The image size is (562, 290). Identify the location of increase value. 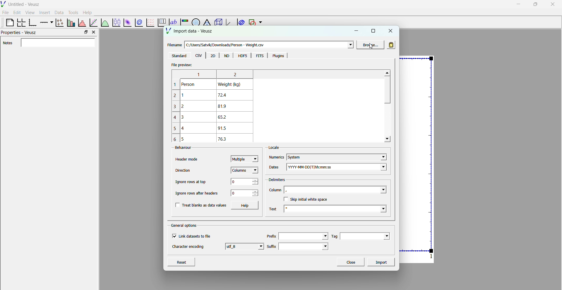
(256, 191).